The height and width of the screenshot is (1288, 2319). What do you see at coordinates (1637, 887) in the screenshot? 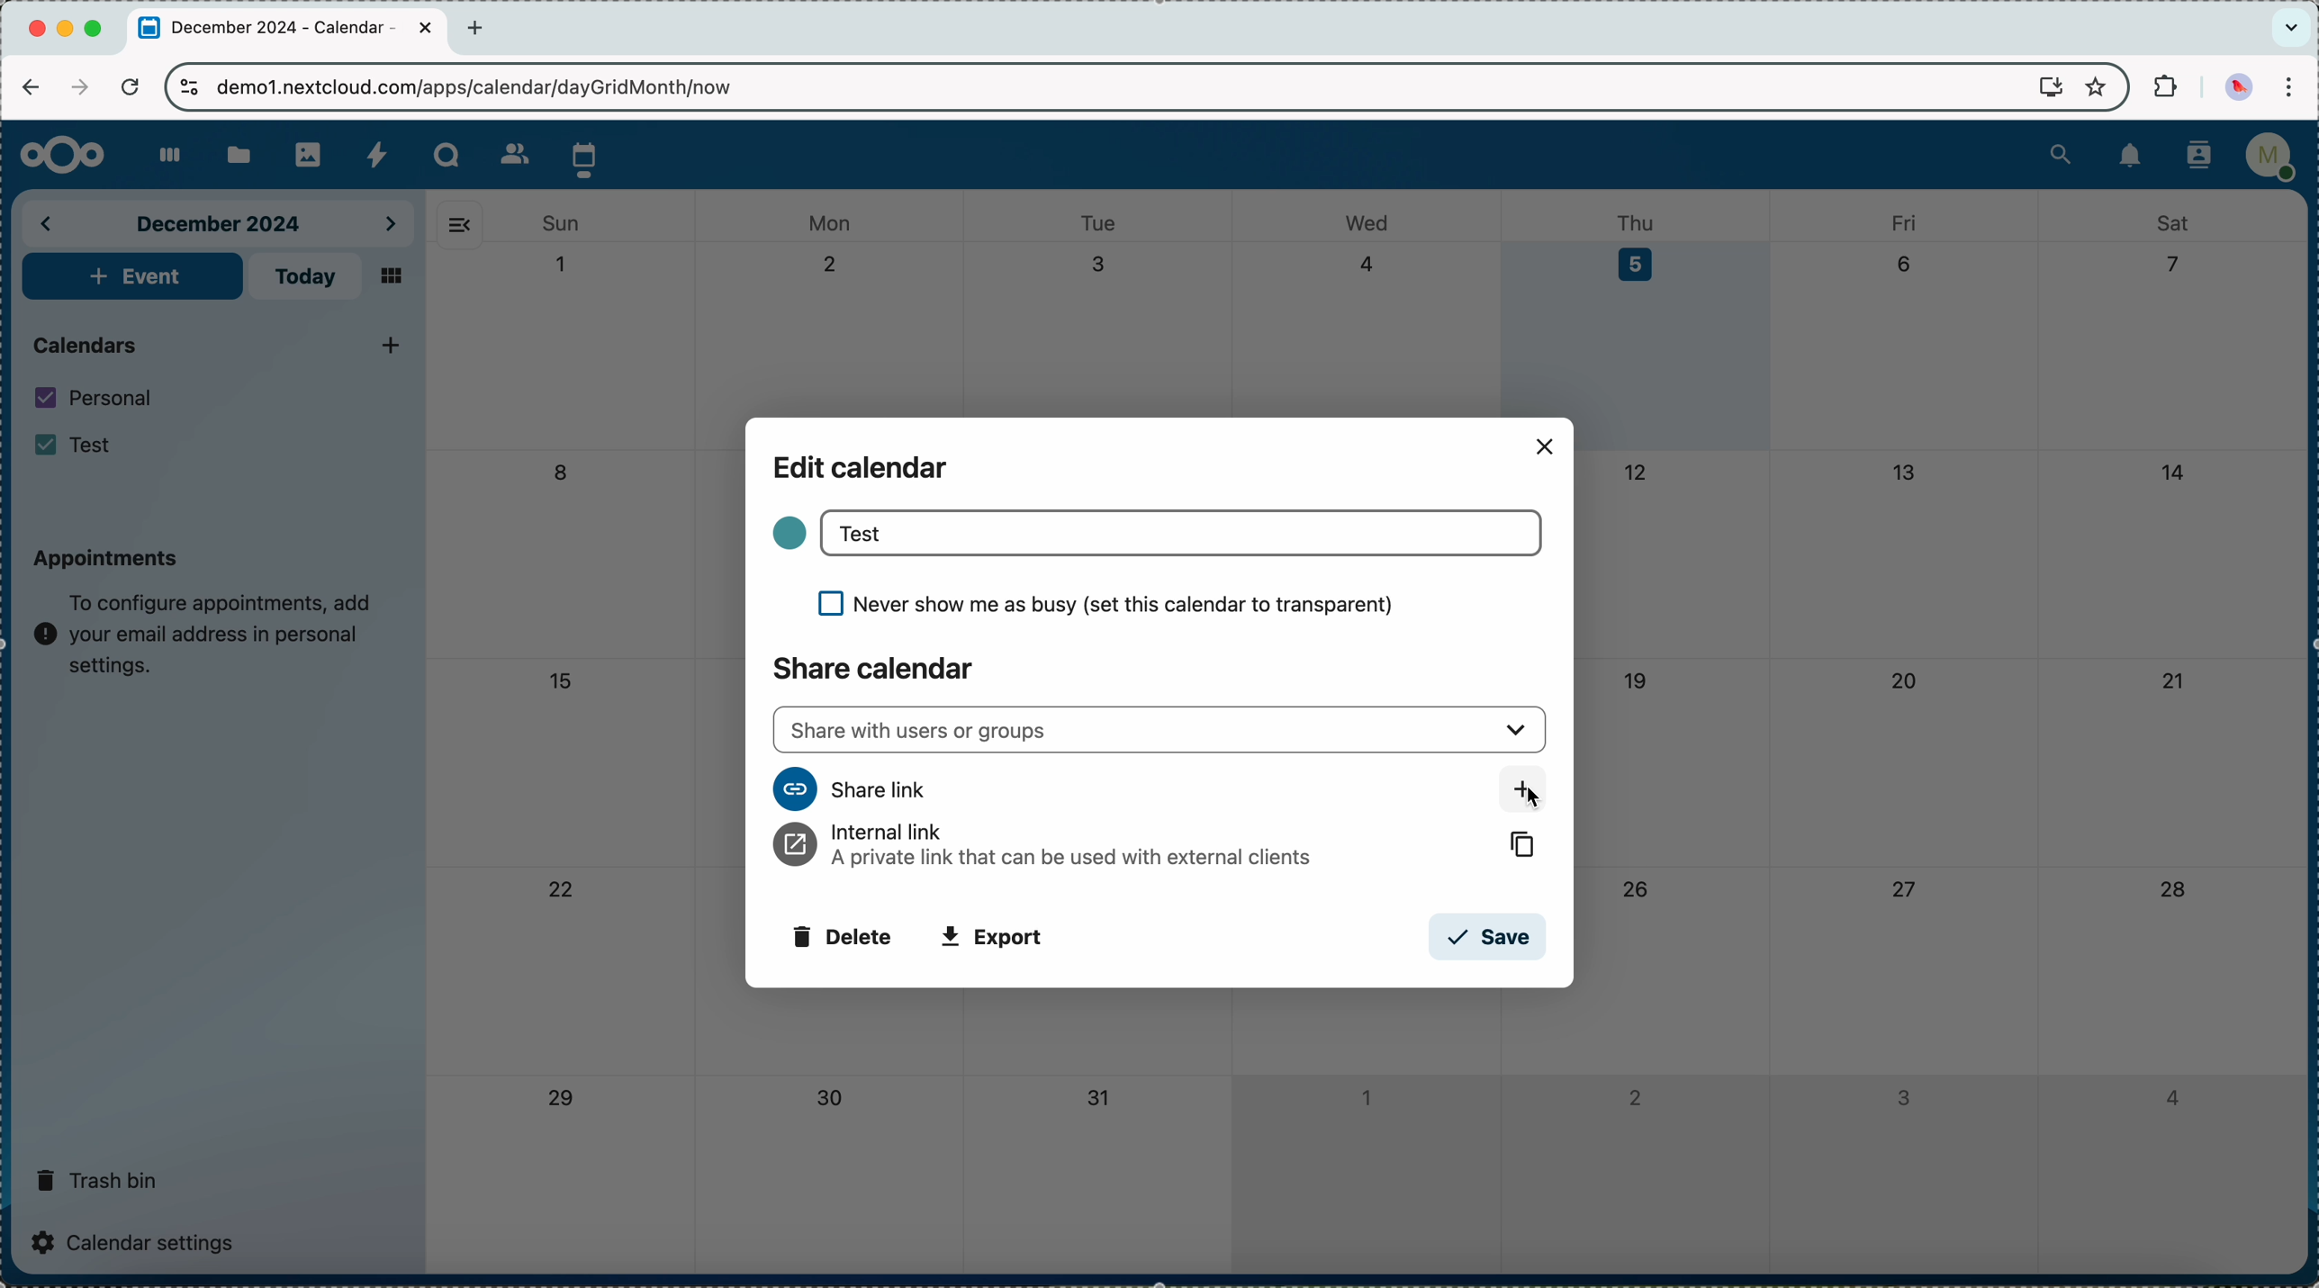
I see `26` at bounding box center [1637, 887].